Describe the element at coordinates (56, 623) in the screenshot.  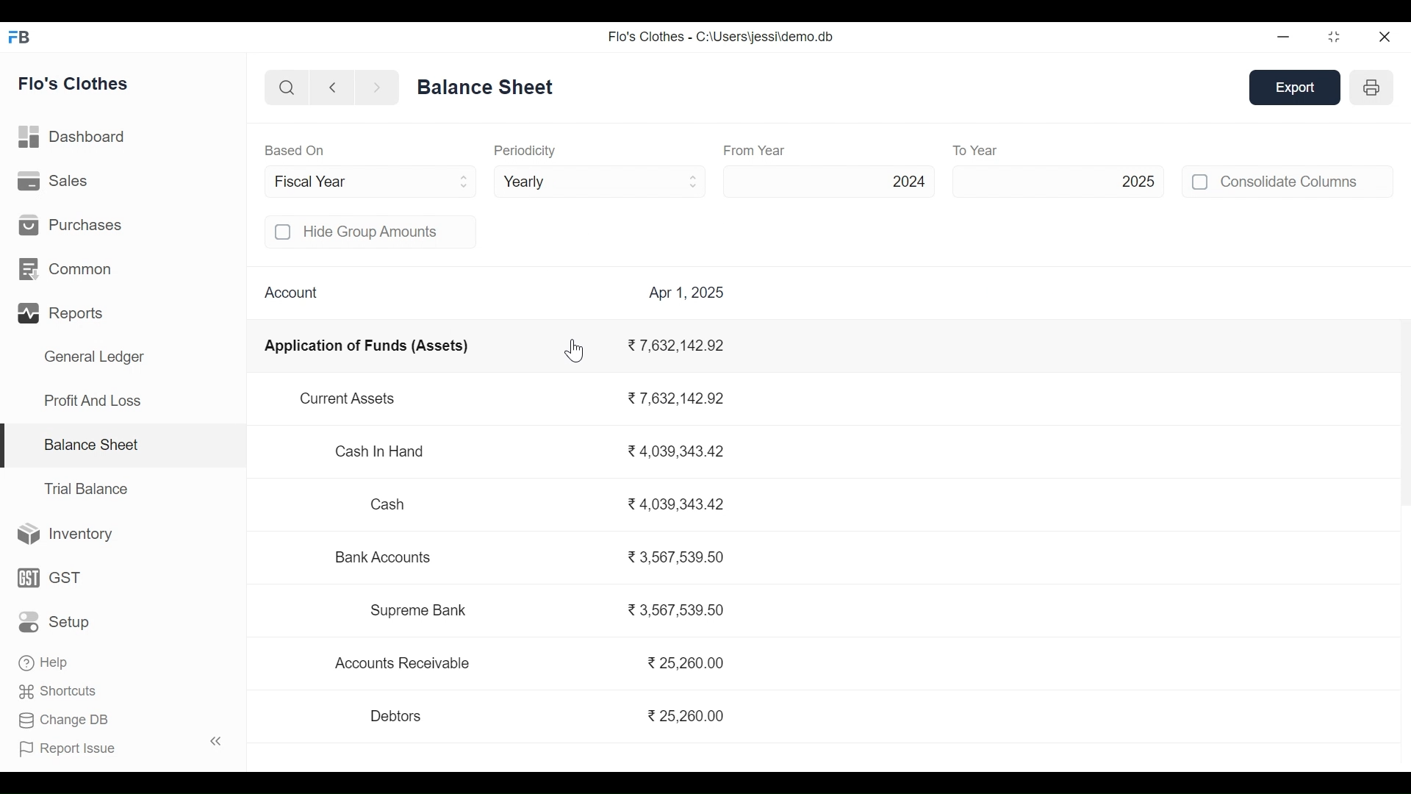
I see `setup` at that location.